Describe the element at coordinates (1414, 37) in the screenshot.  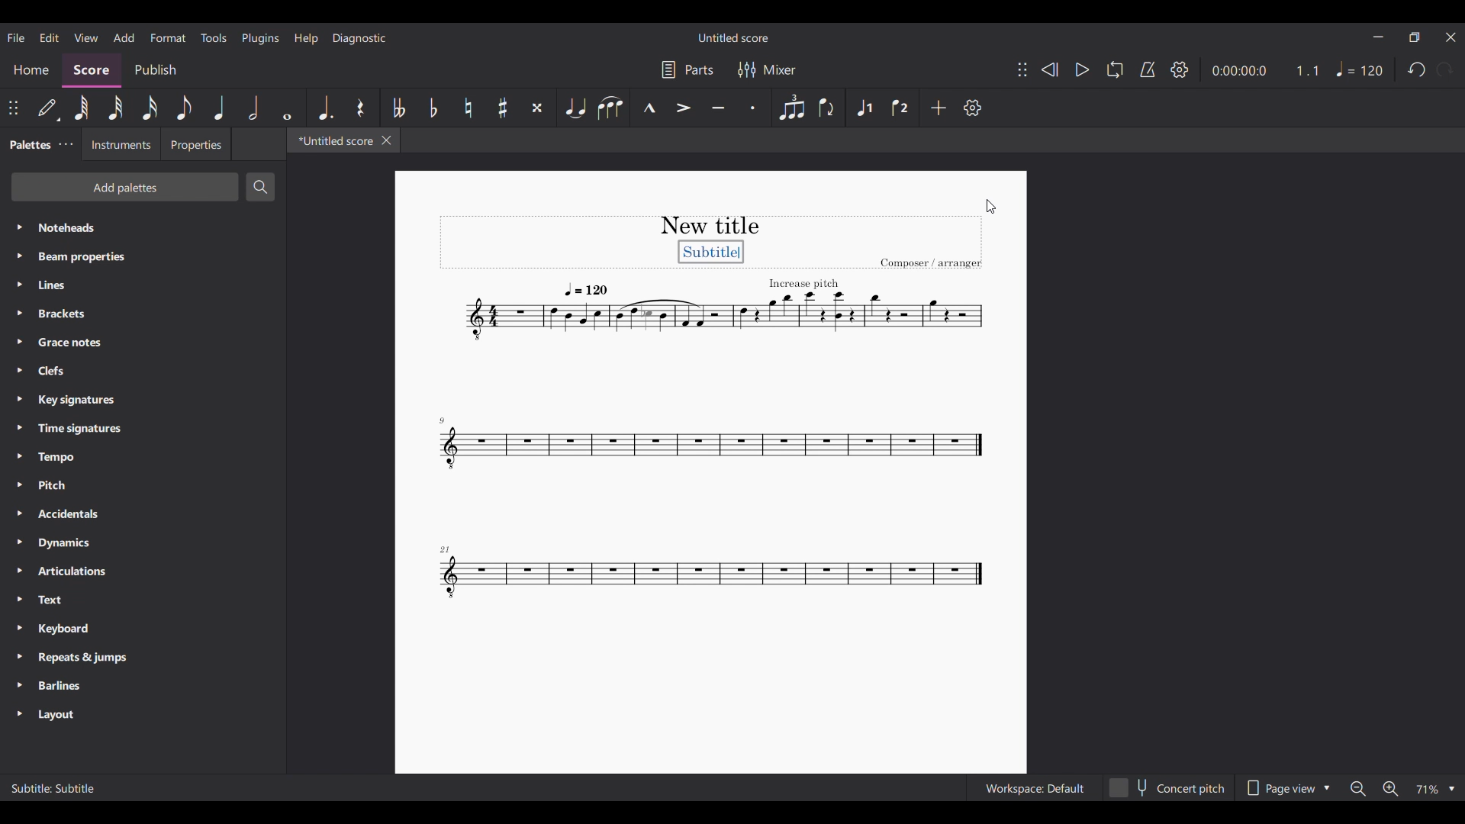
I see `Show in smaller tab` at that location.